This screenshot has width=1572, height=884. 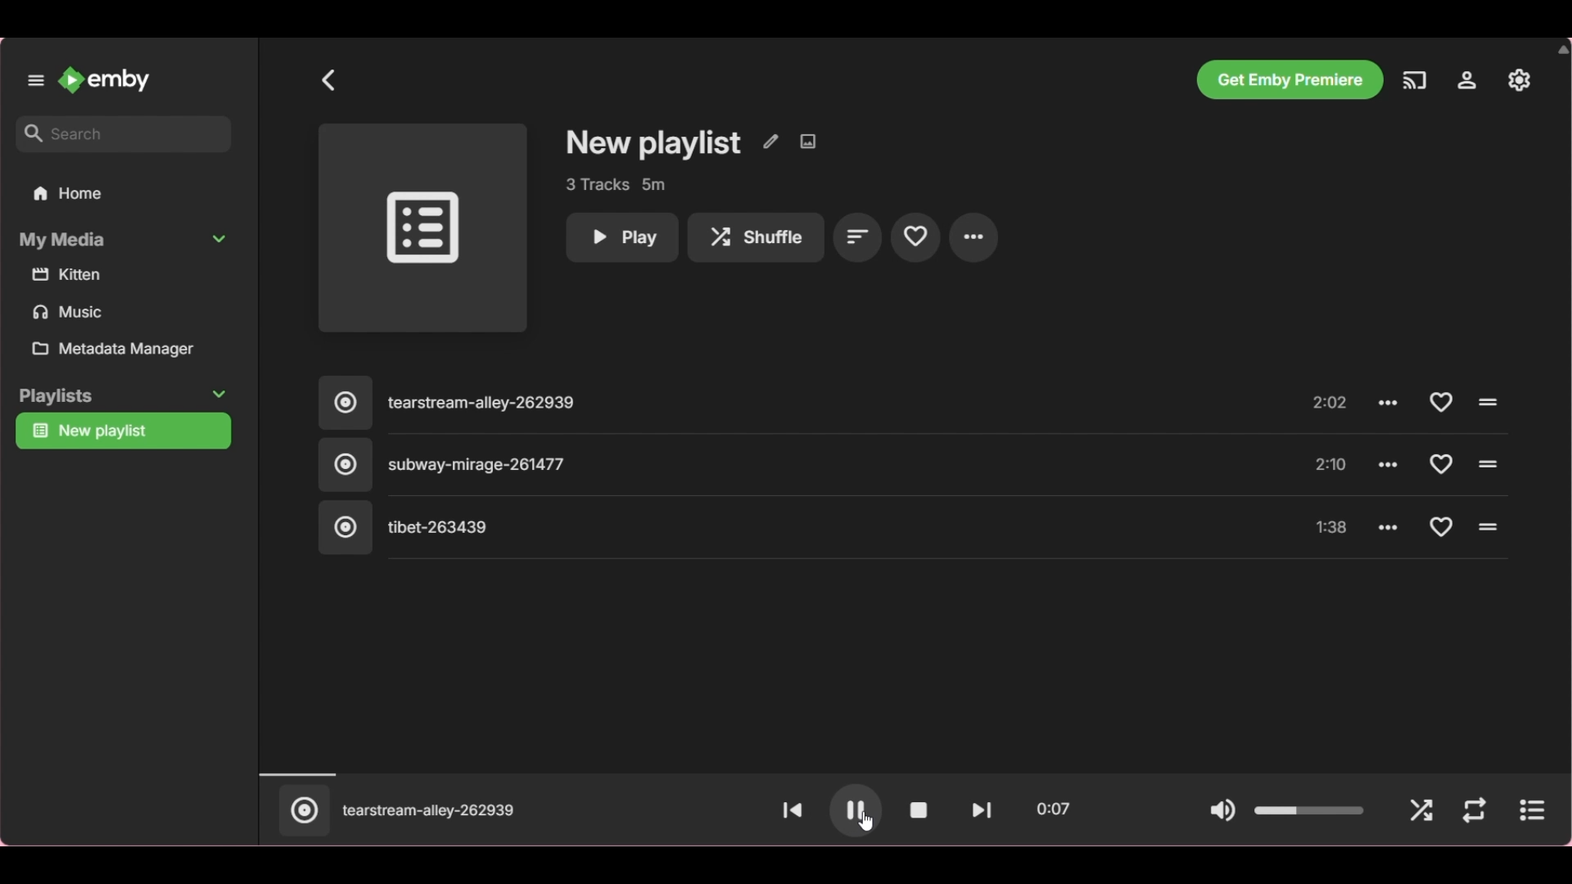 What do you see at coordinates (1520, 79) in the screenshot?
I see `Manage Emby server` at bounding box center [1520, 79].